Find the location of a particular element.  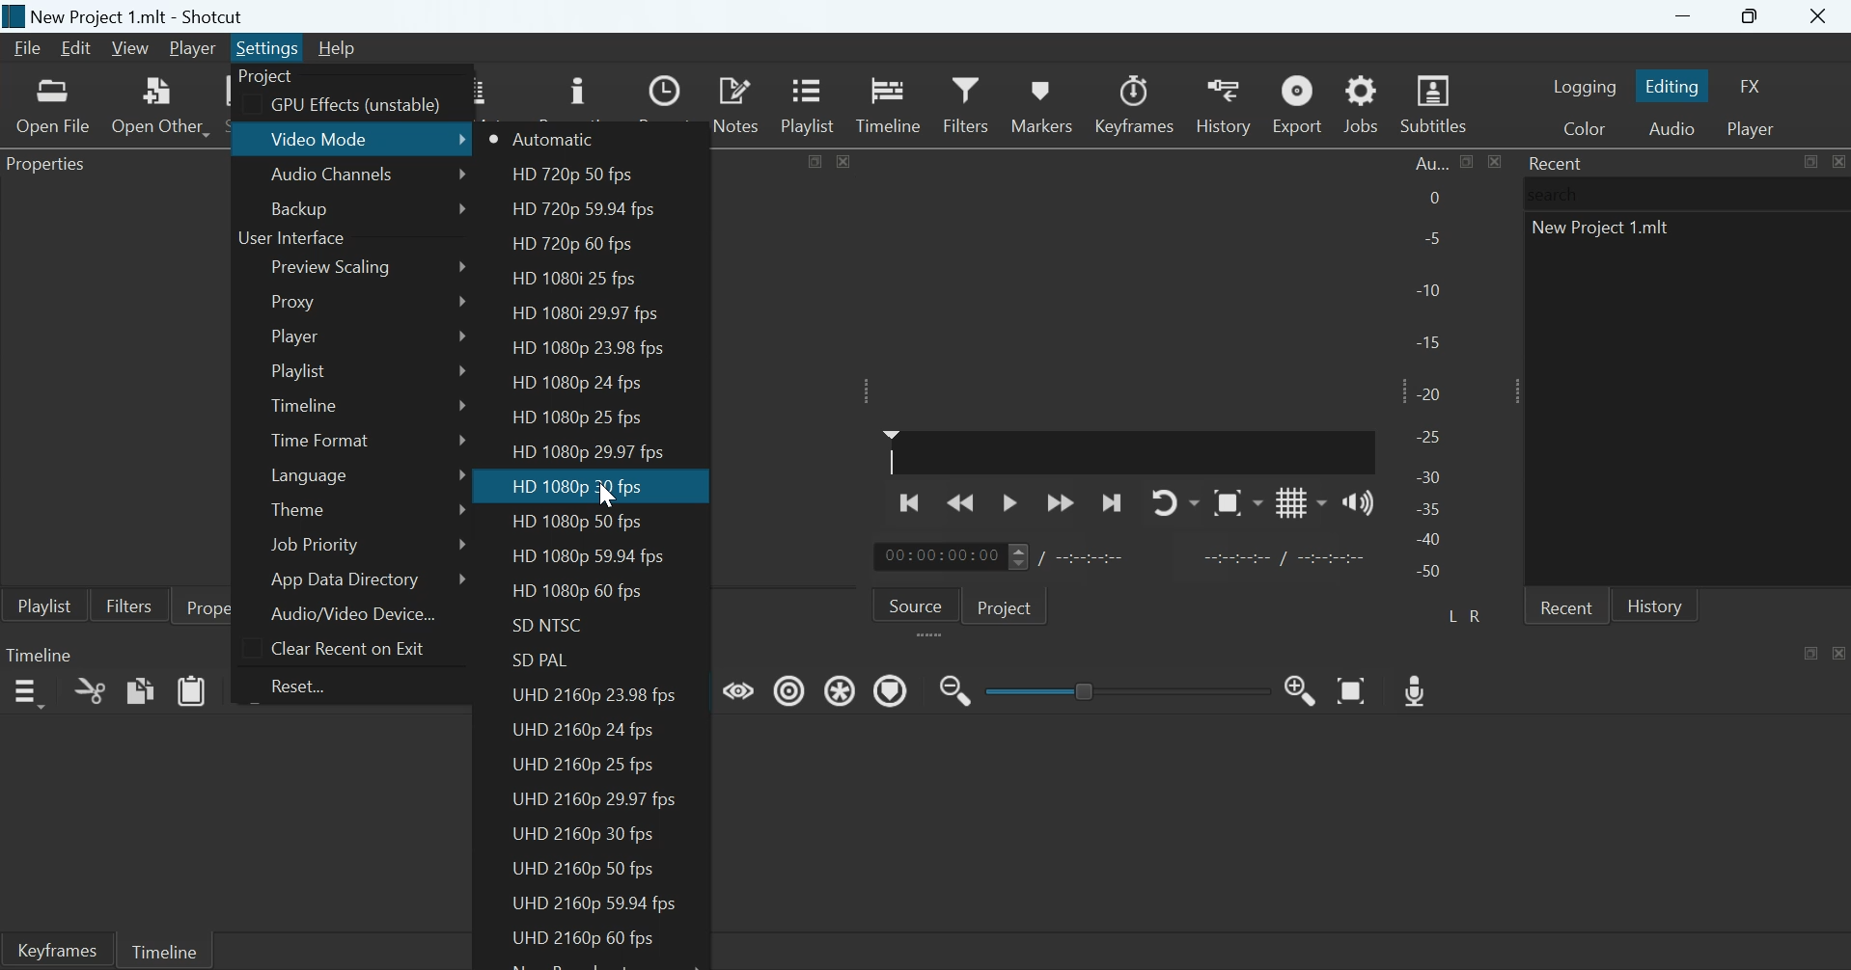

UHD 2160p 59.94 fps is located at coordinates (593, 903).